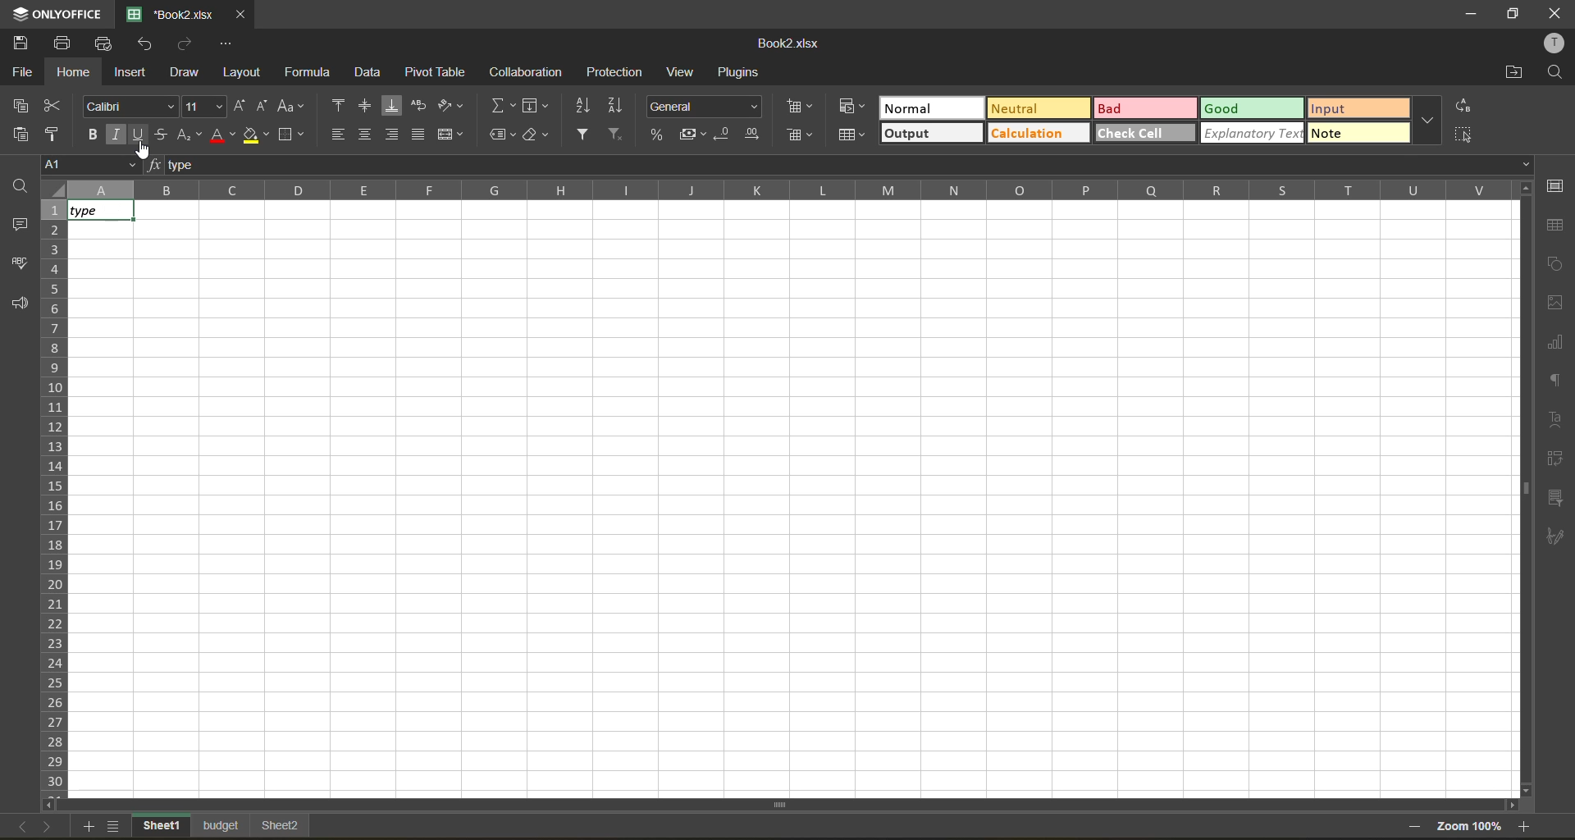 This screenshot has width=1575, height=840. What do you see at coordinates (617, 104) in the screenshot?
I see `sort descending` at bounding box center [617, 104].